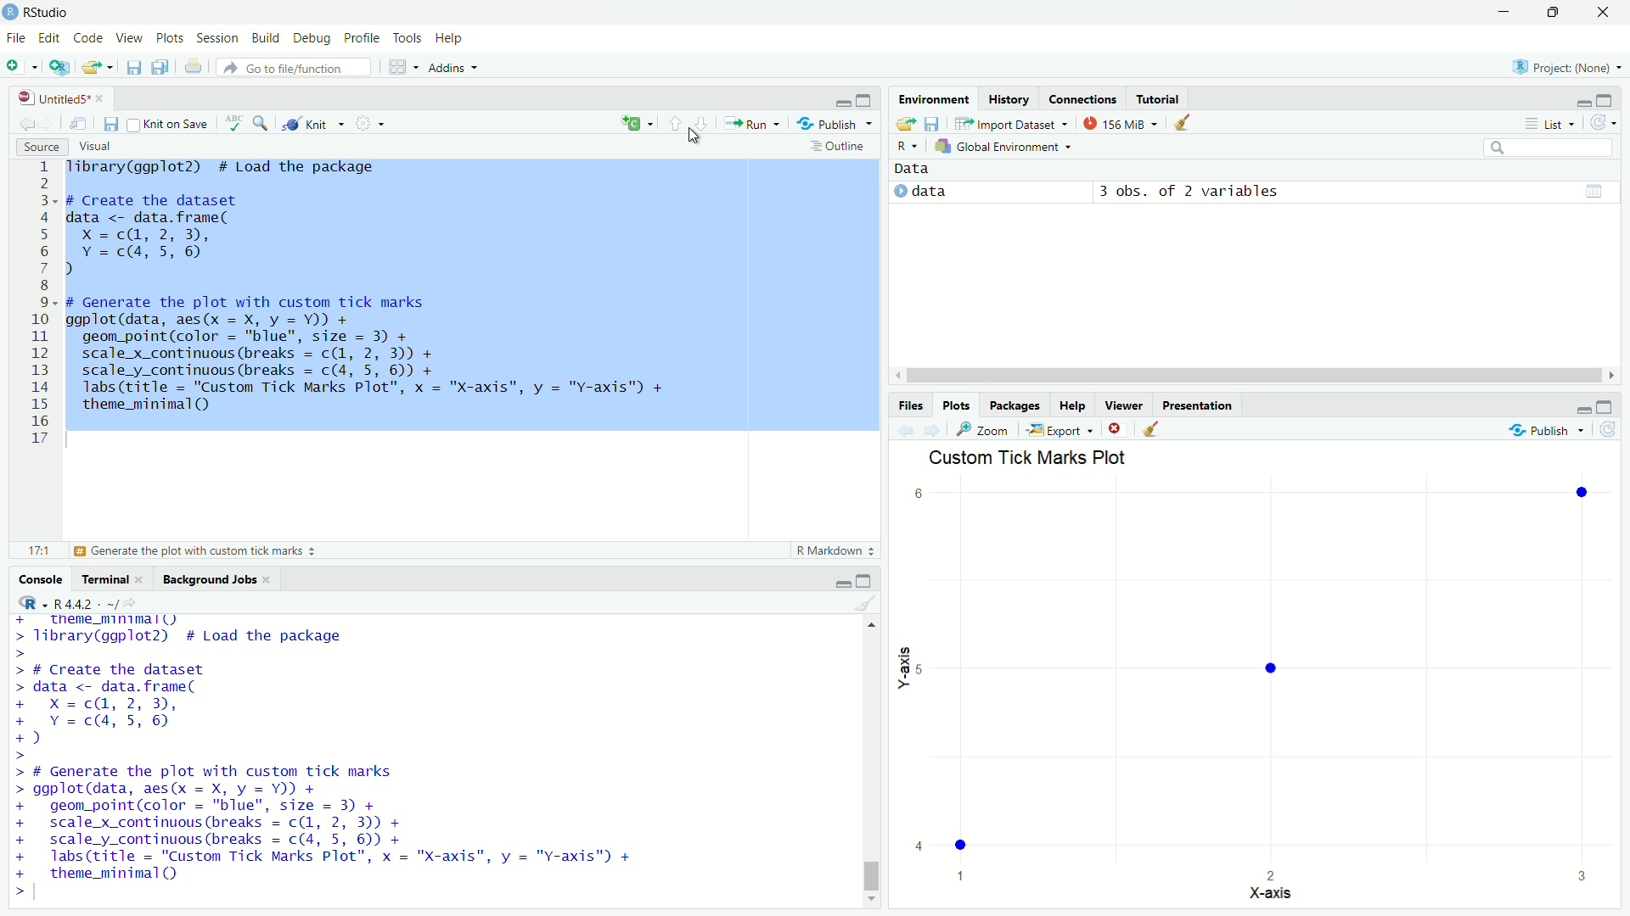  I want to click on files, so click(909, 404).